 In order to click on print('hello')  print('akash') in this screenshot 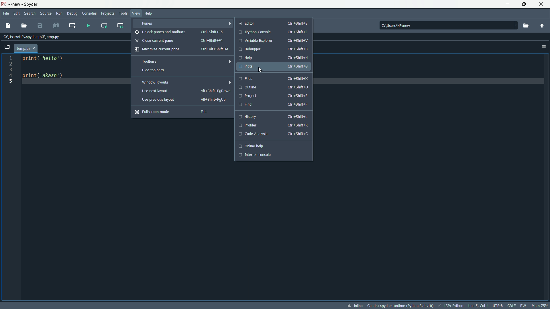, I will do `click(69, 85)`.